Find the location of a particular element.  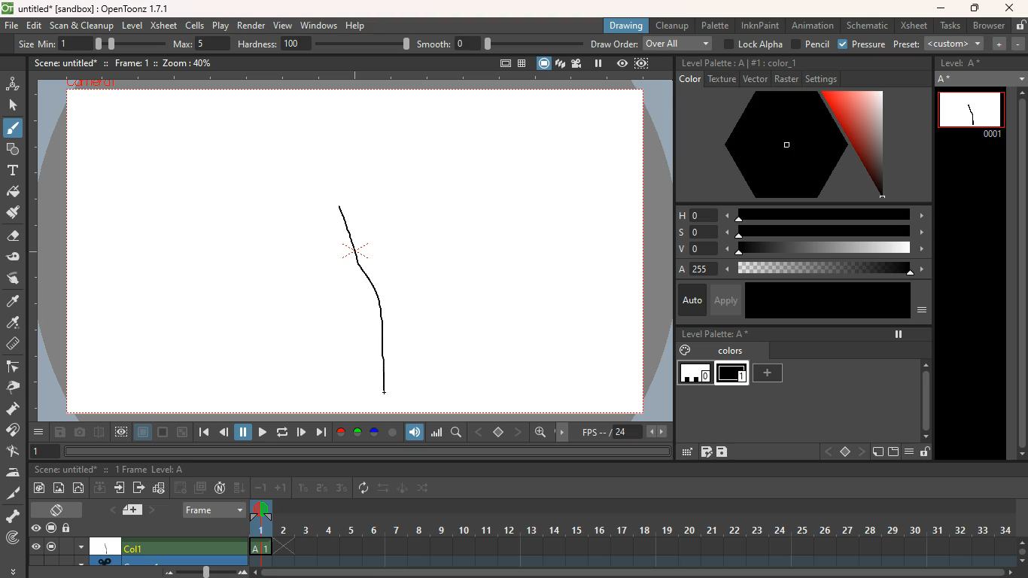

zoom is located at coordinates (201, 572).